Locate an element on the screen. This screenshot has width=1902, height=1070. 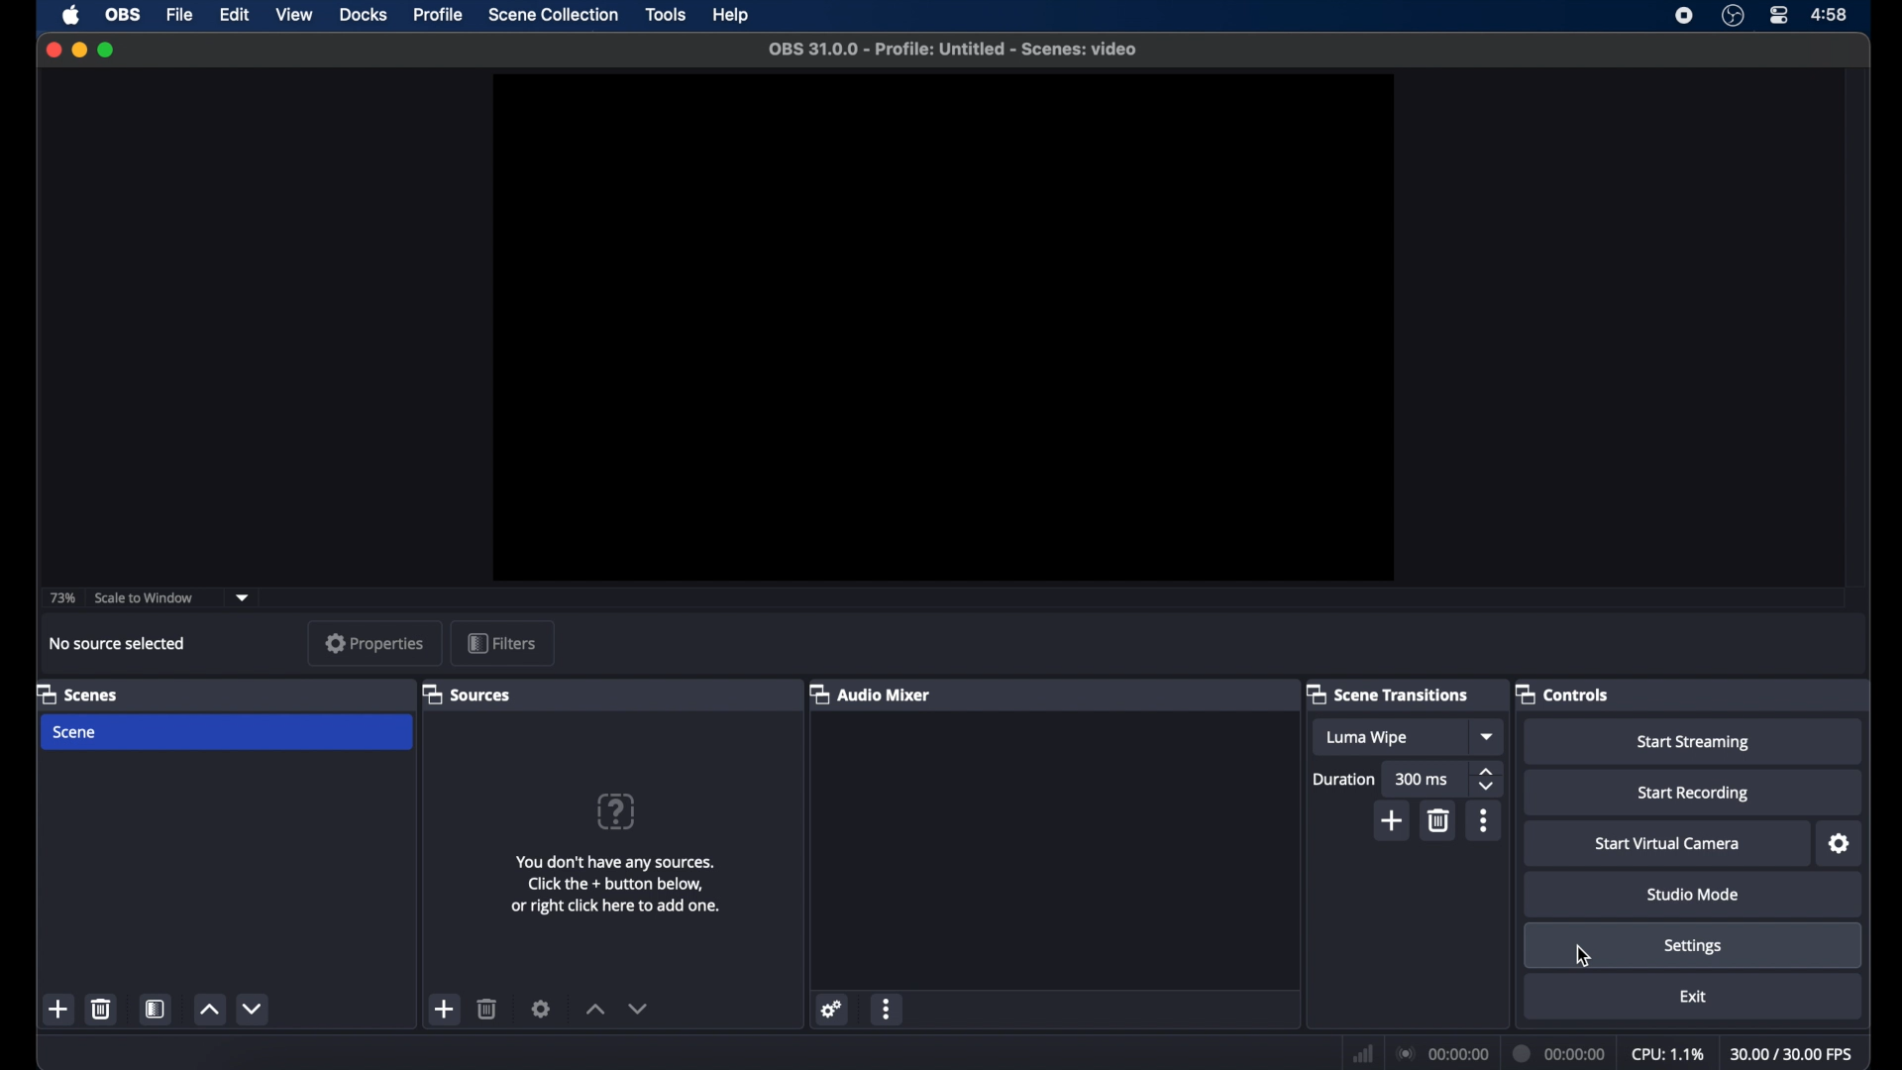
duration is located at coordinates (1342, 779).